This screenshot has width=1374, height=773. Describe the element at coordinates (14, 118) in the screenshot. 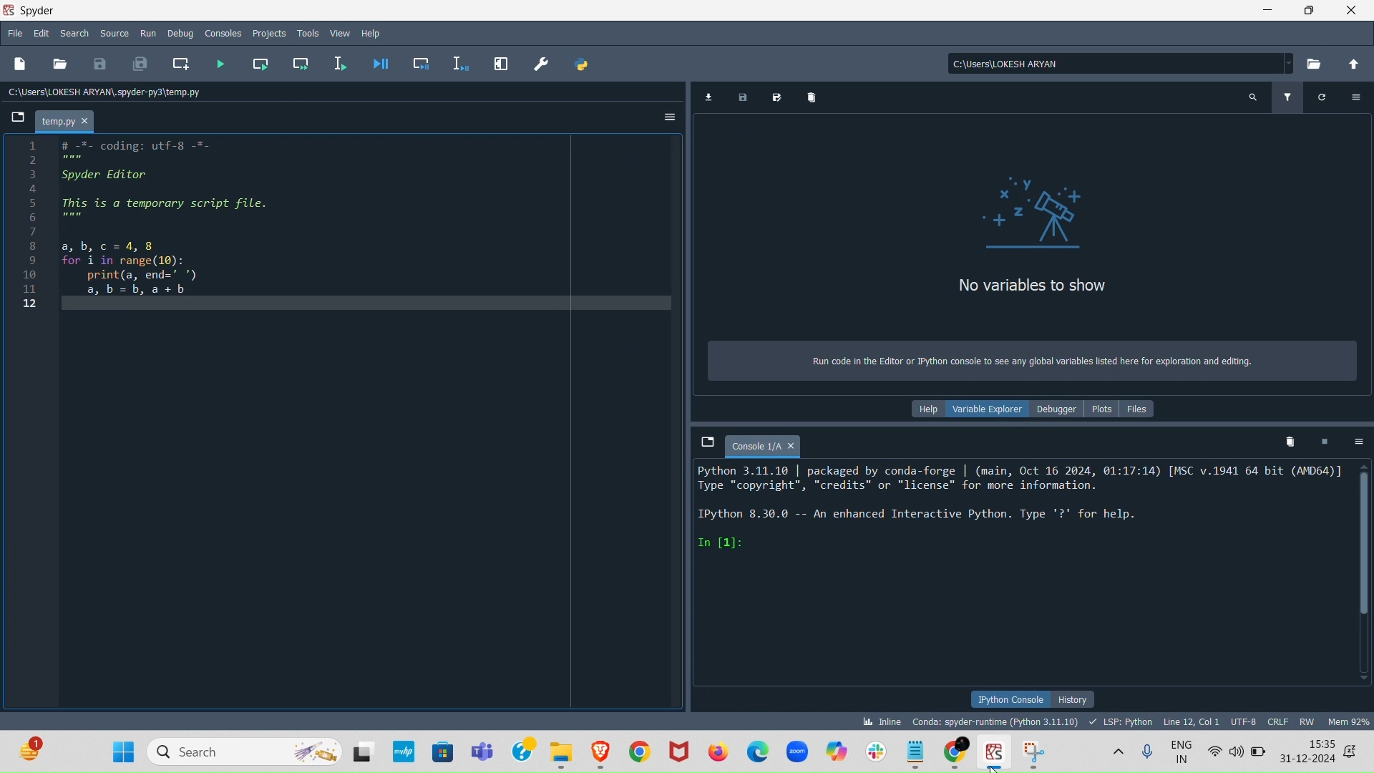

I see `Browse tabs` at that location.